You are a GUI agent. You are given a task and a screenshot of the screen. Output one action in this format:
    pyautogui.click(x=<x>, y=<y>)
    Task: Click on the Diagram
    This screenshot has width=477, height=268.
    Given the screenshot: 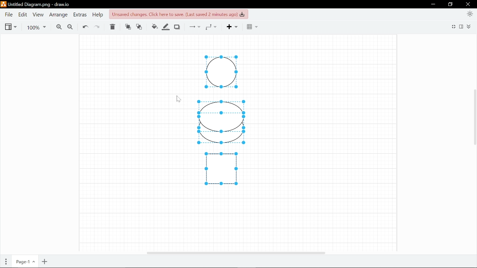 What is the action you would take?
    pyautogui.click(x=221, y=71)
    